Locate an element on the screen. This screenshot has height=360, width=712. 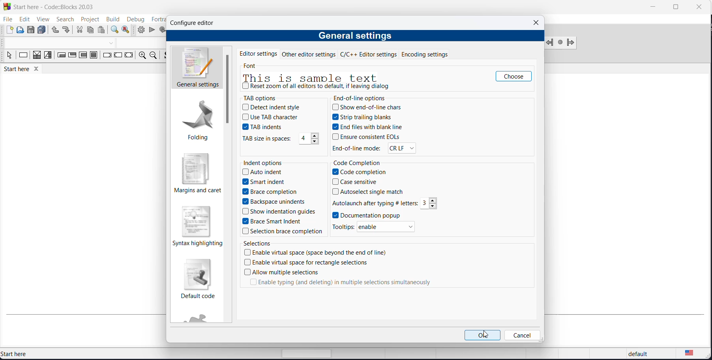
sample text is located at coordinates (309, 78).